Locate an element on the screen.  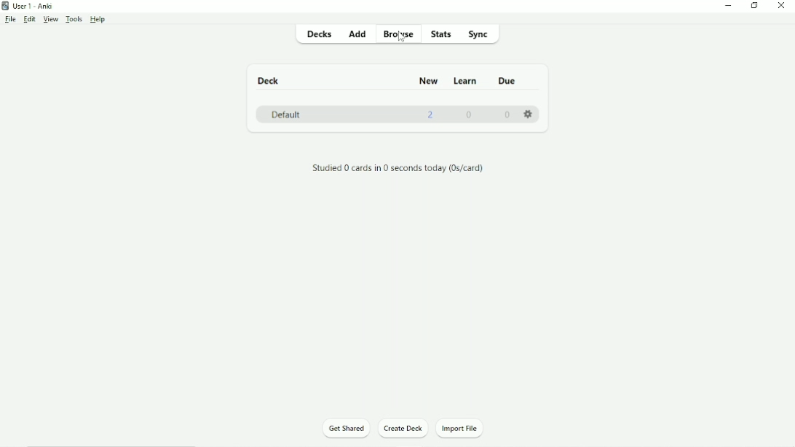
0 is located at coordinates (507, 115).